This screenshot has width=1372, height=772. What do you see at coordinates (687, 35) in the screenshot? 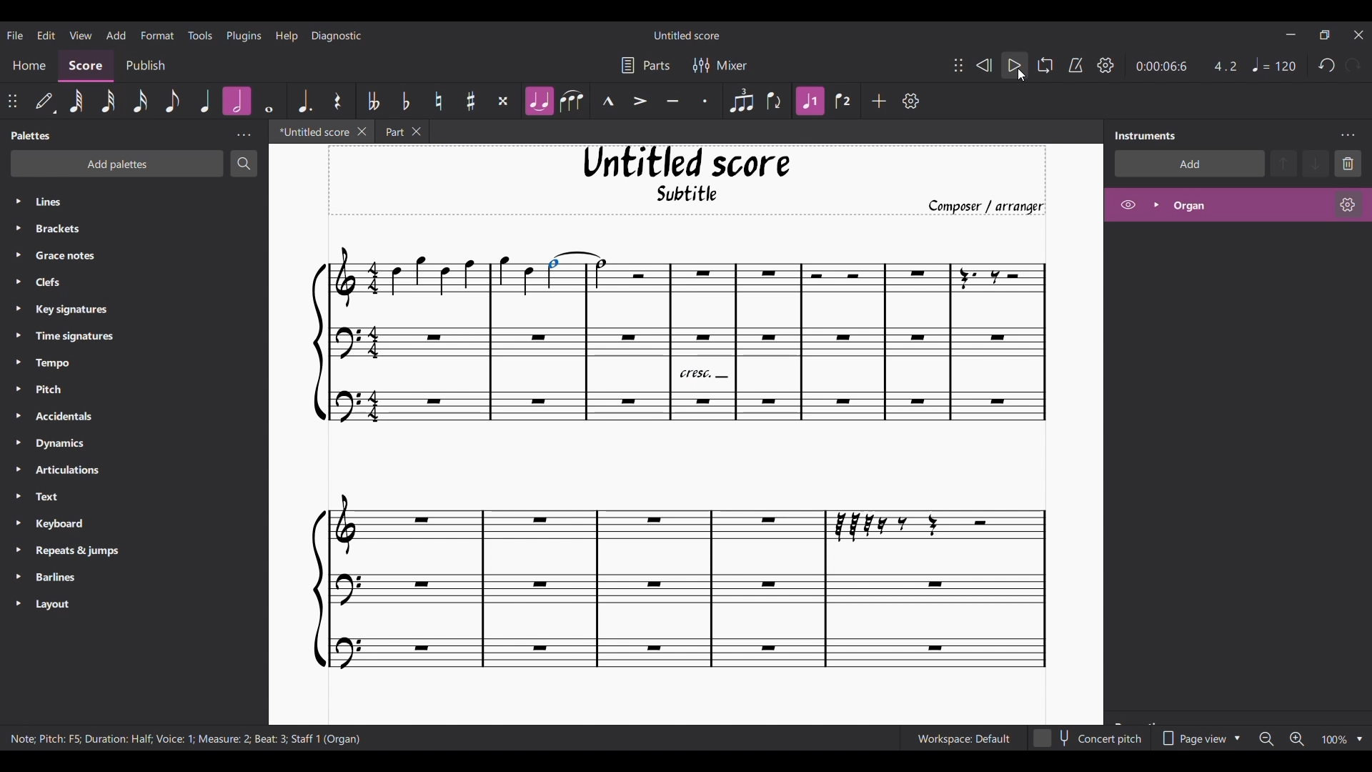
I see `Score title` at bounding box center [687, 35].